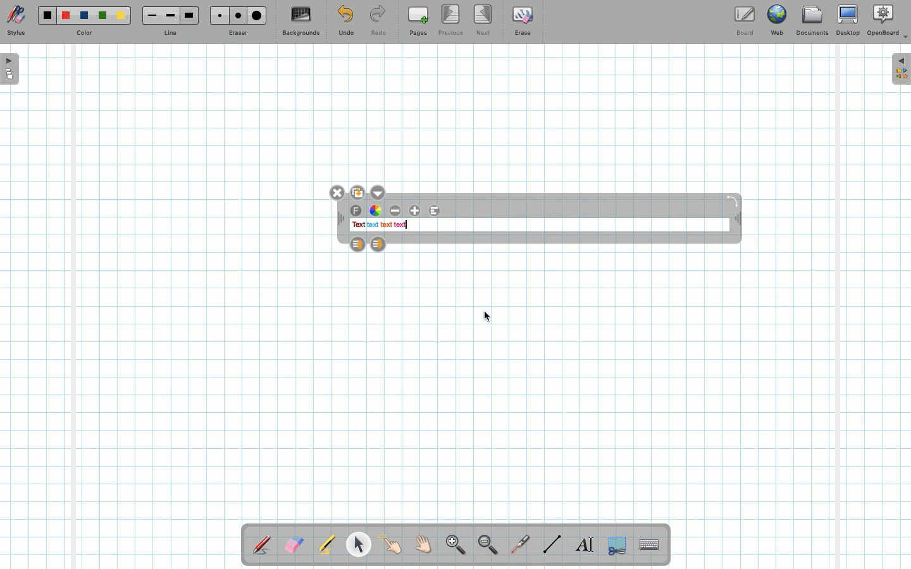 This screenshot has height=569, width=911. I want to click on Web, so click(776, 23).